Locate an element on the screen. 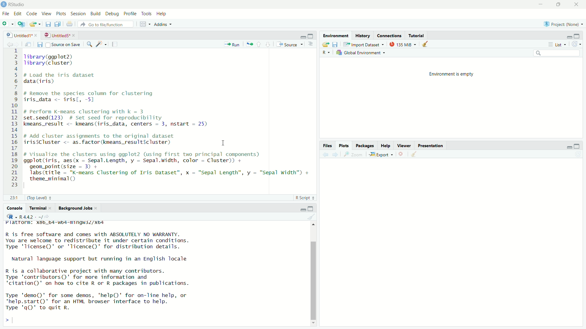 The height and width of the screenshot is (329, 586). workspace panes is located at coordinates (144, 24).